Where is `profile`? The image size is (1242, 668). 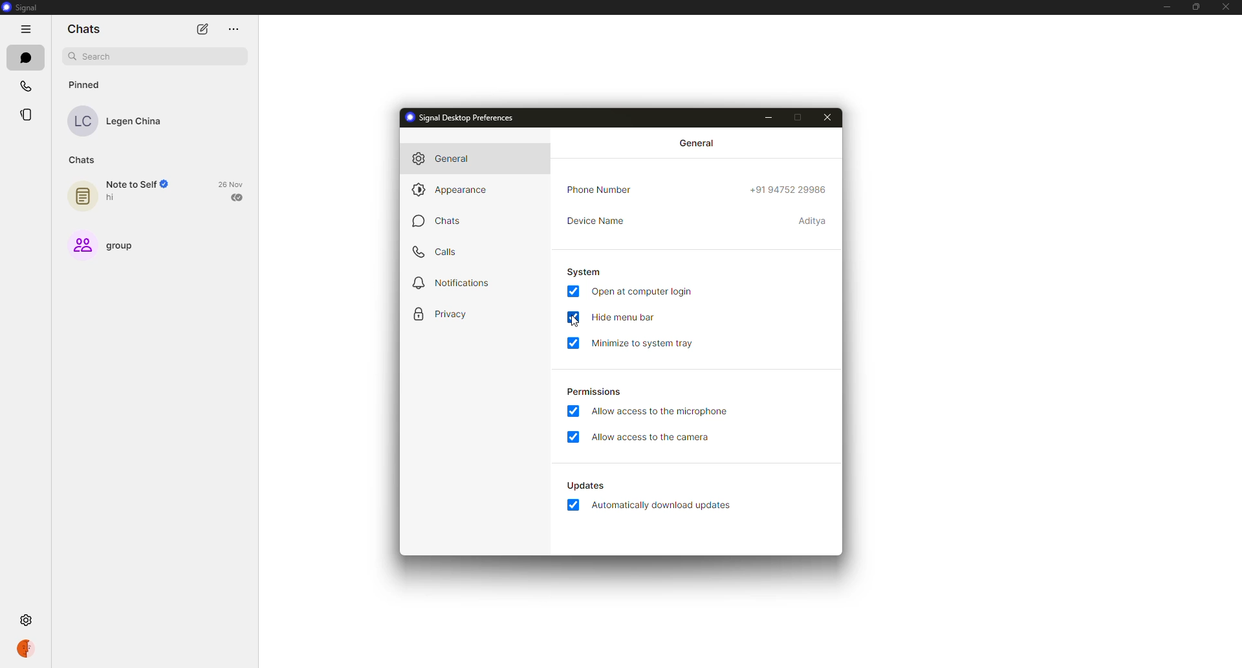
profile is located at coordinates (30, 649).